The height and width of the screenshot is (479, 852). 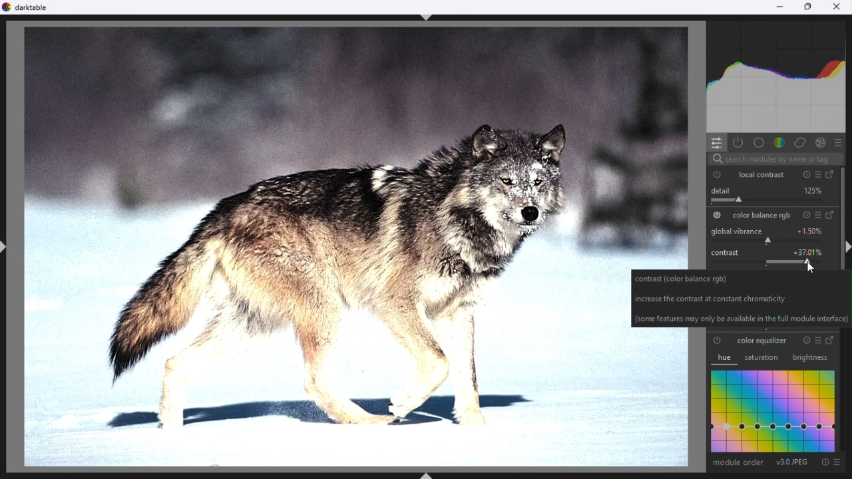 I want to click on darktable logo, so click(x=27, y=8).